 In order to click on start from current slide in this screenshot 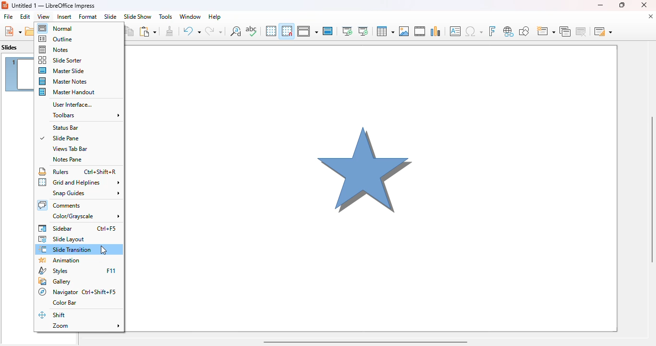, I will do `click(363, 31)`.